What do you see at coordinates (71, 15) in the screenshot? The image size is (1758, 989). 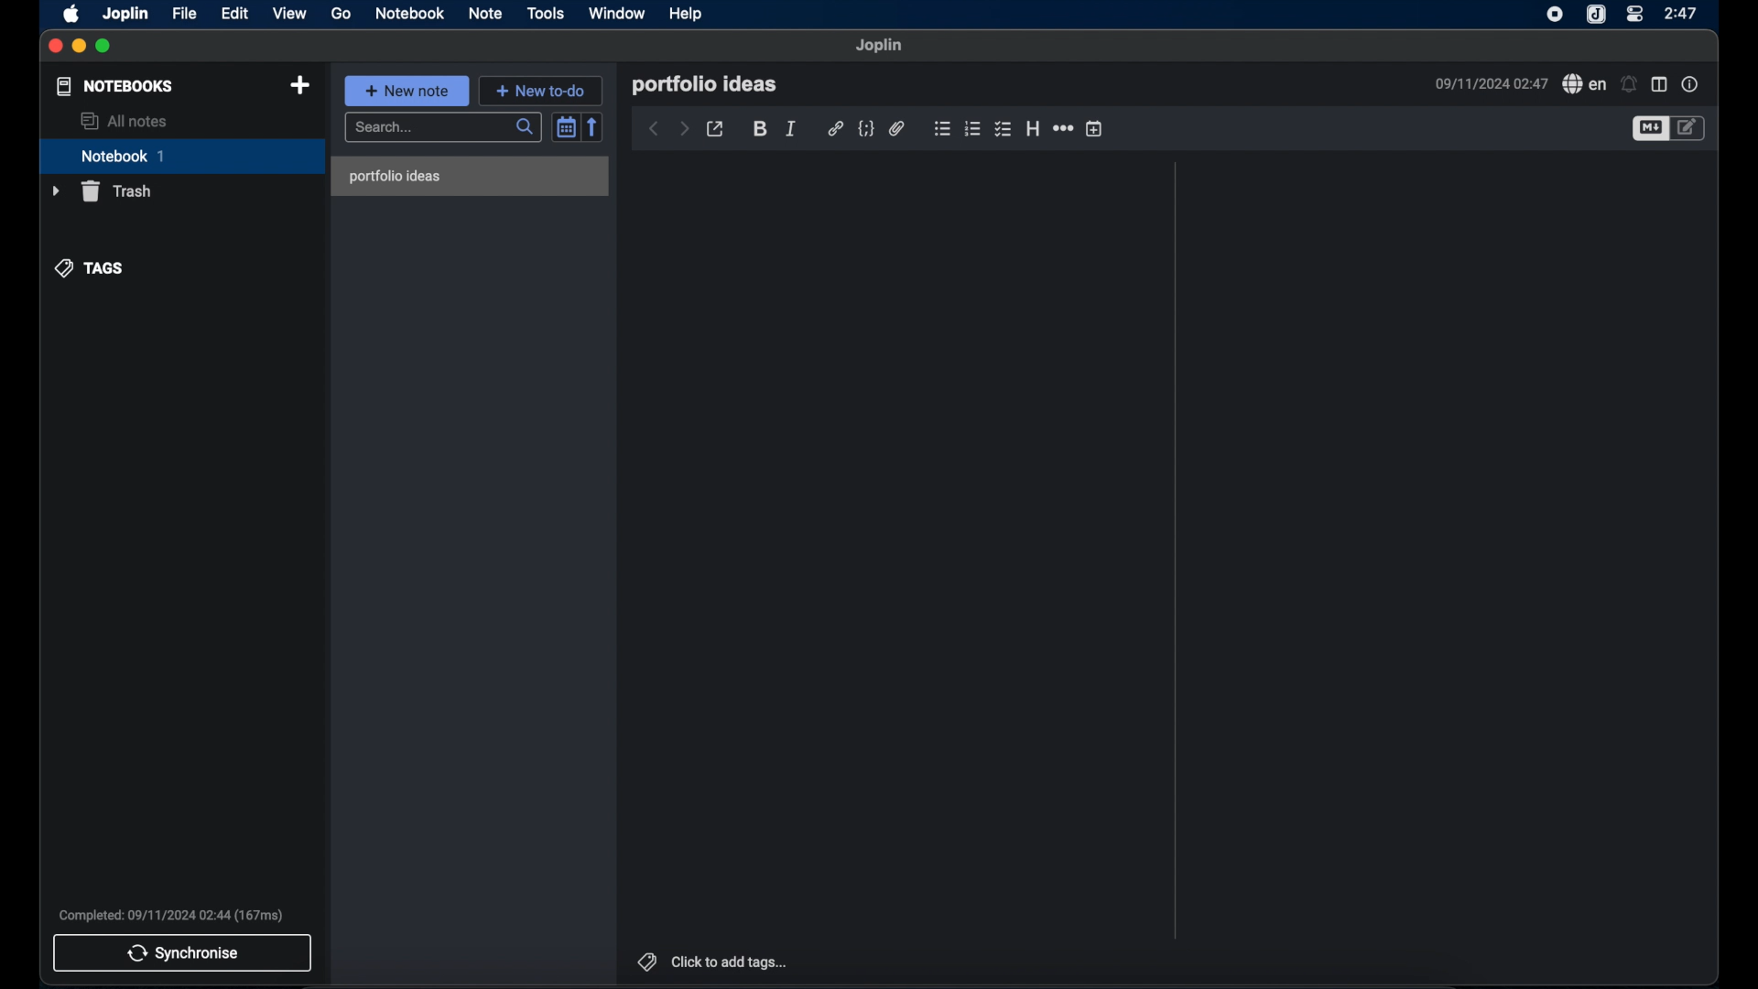 I see `appleicon` at bounding box center [71, 15].